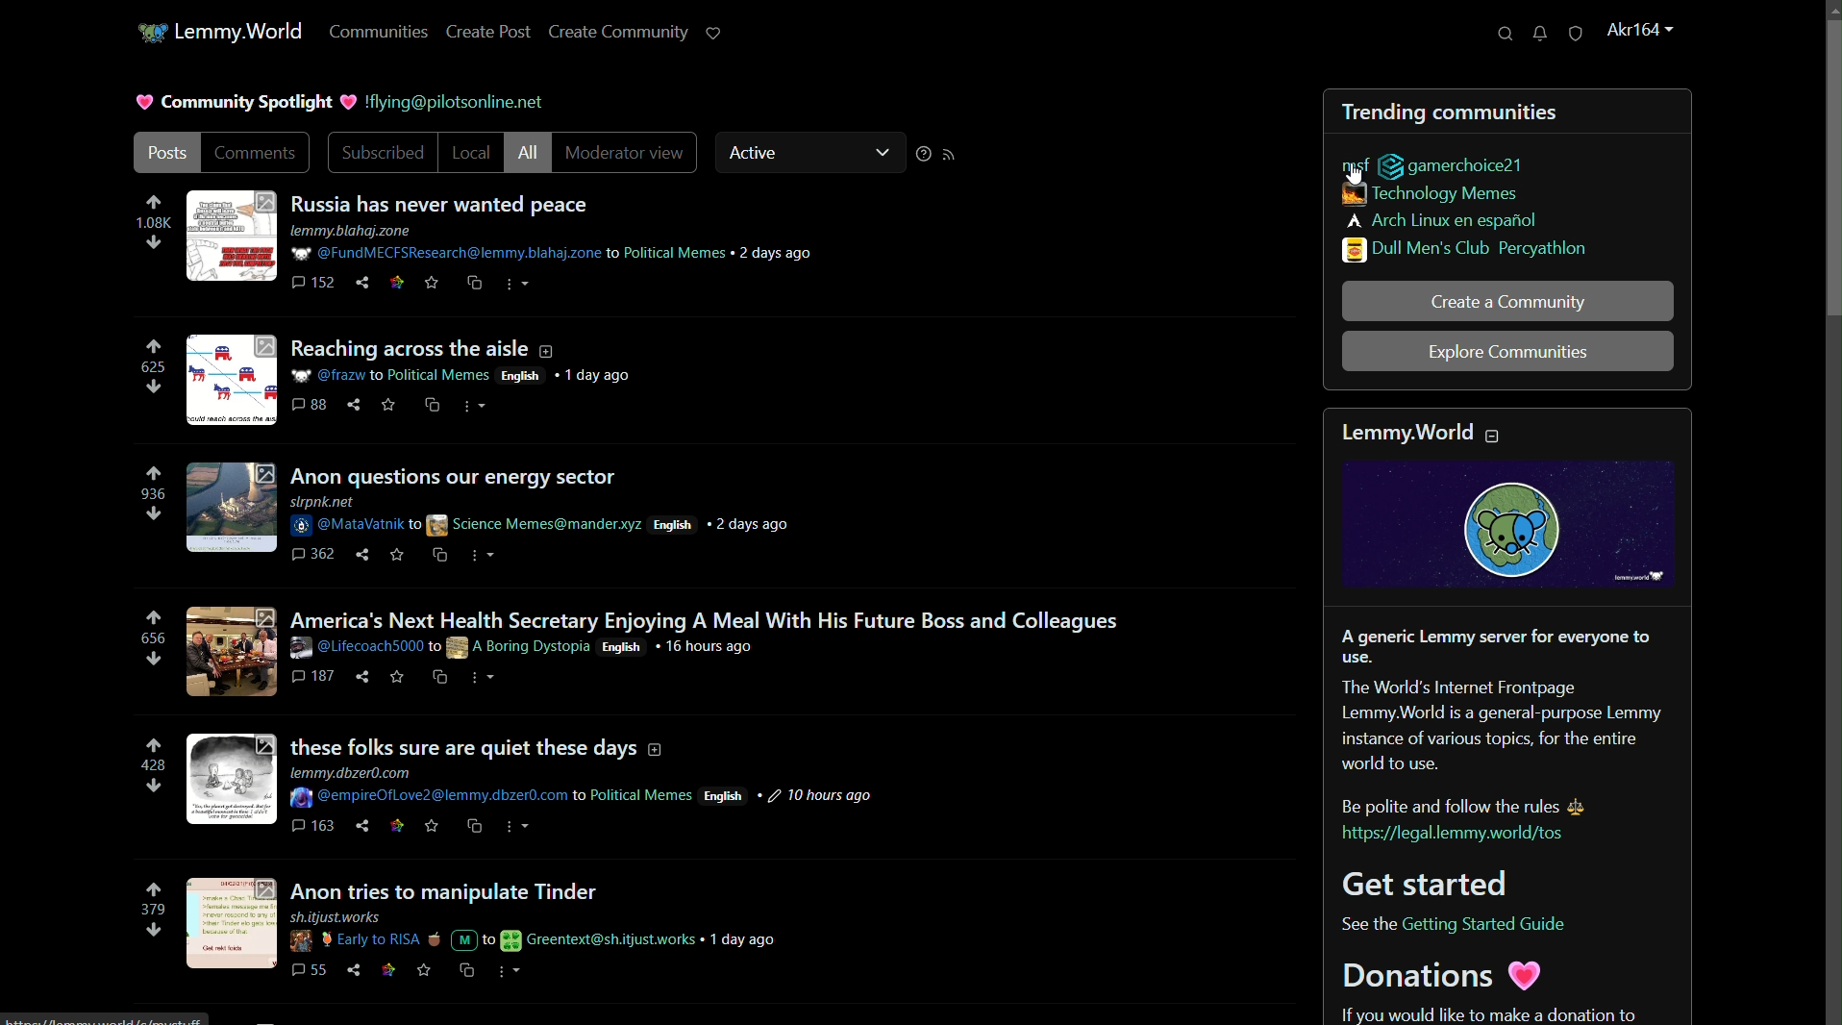  I want to click on lemmy world, so click(1415, 424).